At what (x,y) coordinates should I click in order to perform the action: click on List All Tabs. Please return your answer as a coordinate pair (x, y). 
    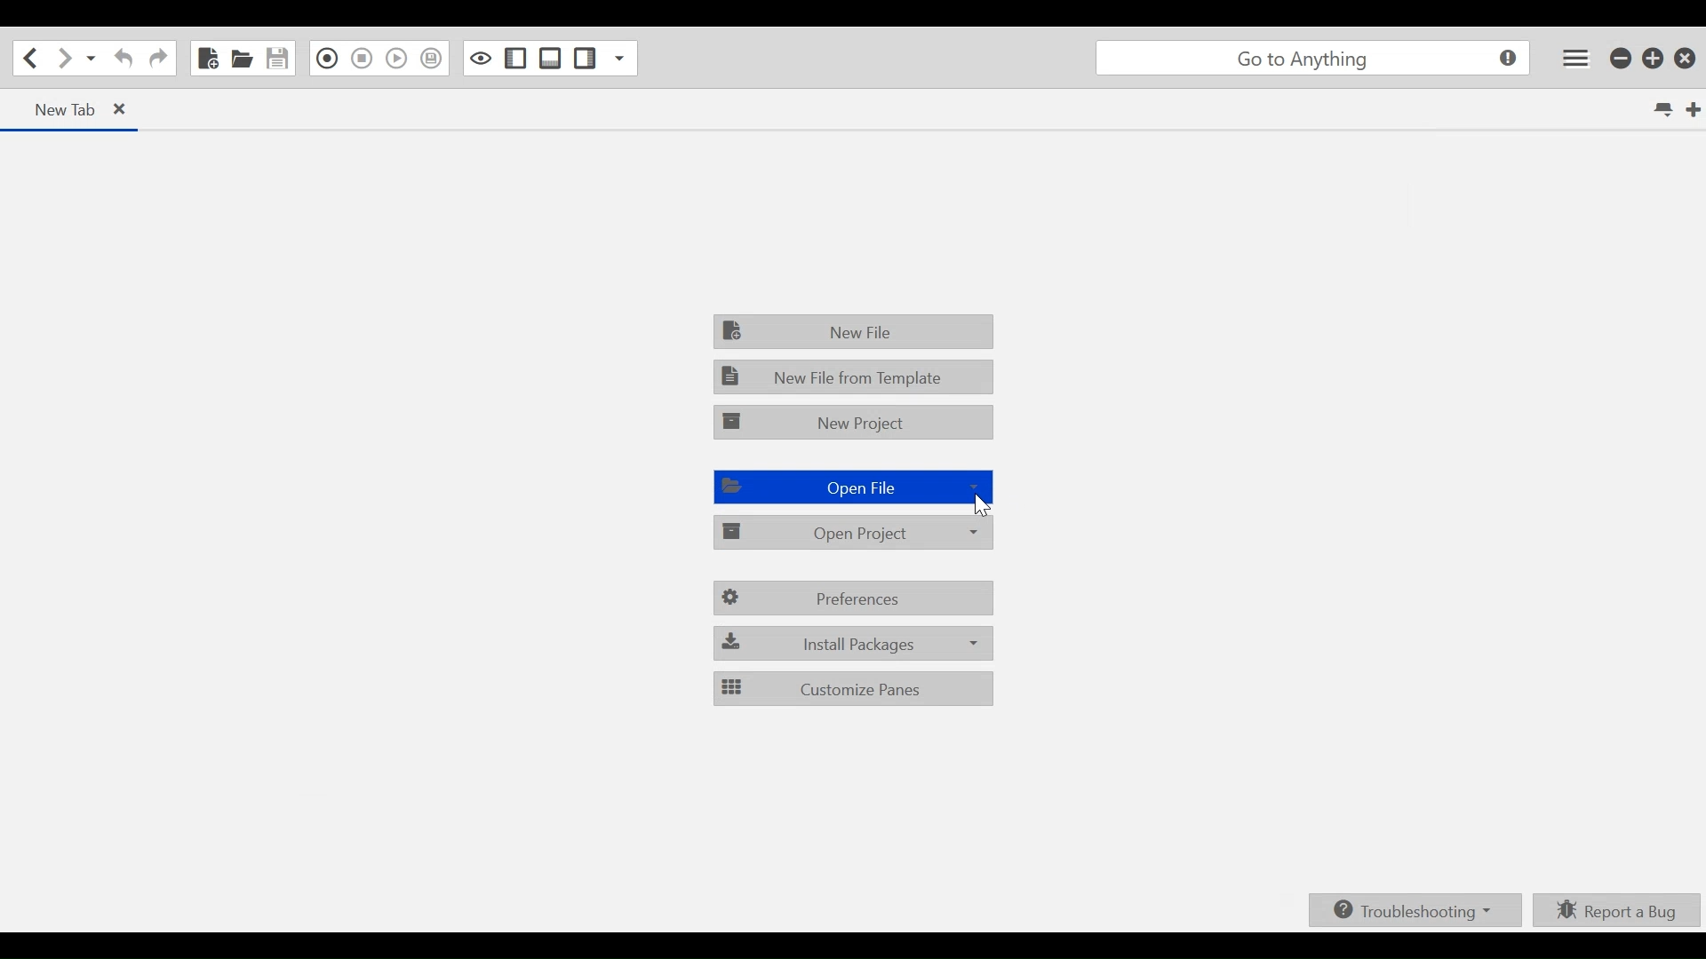
    Looking at the image, I should click on (1665, 109).